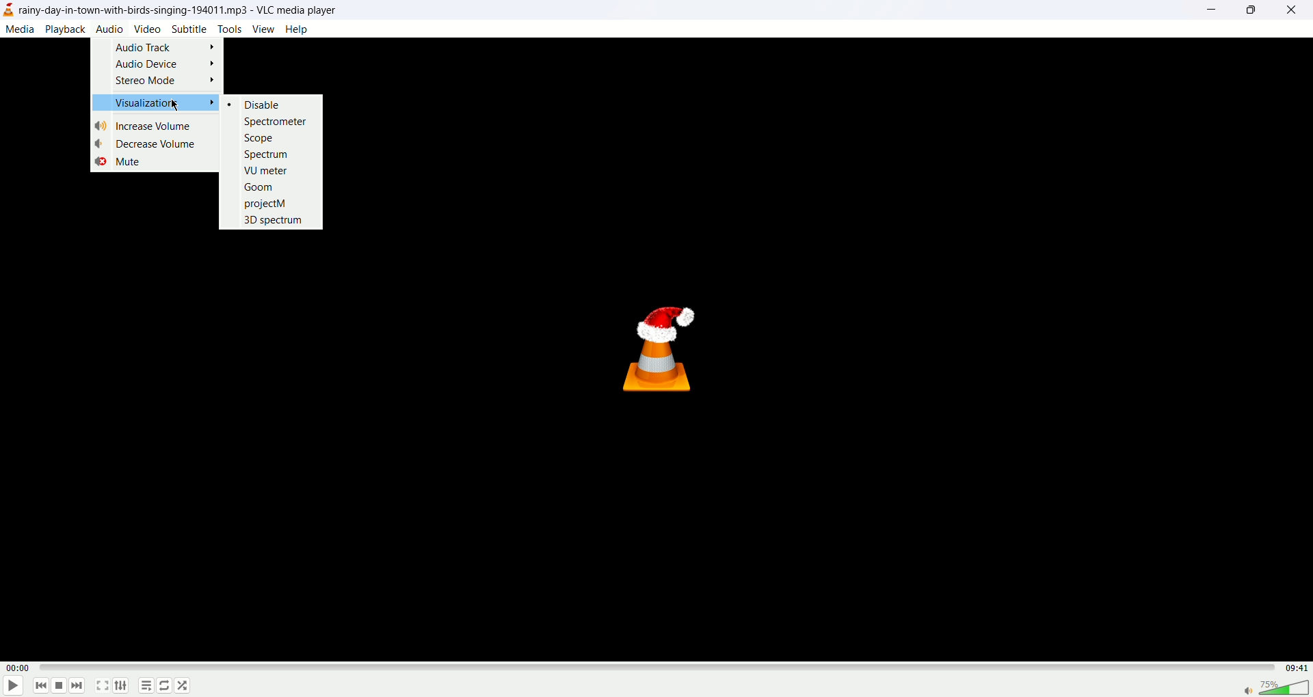  I want to click on groom, so click(260, 186).